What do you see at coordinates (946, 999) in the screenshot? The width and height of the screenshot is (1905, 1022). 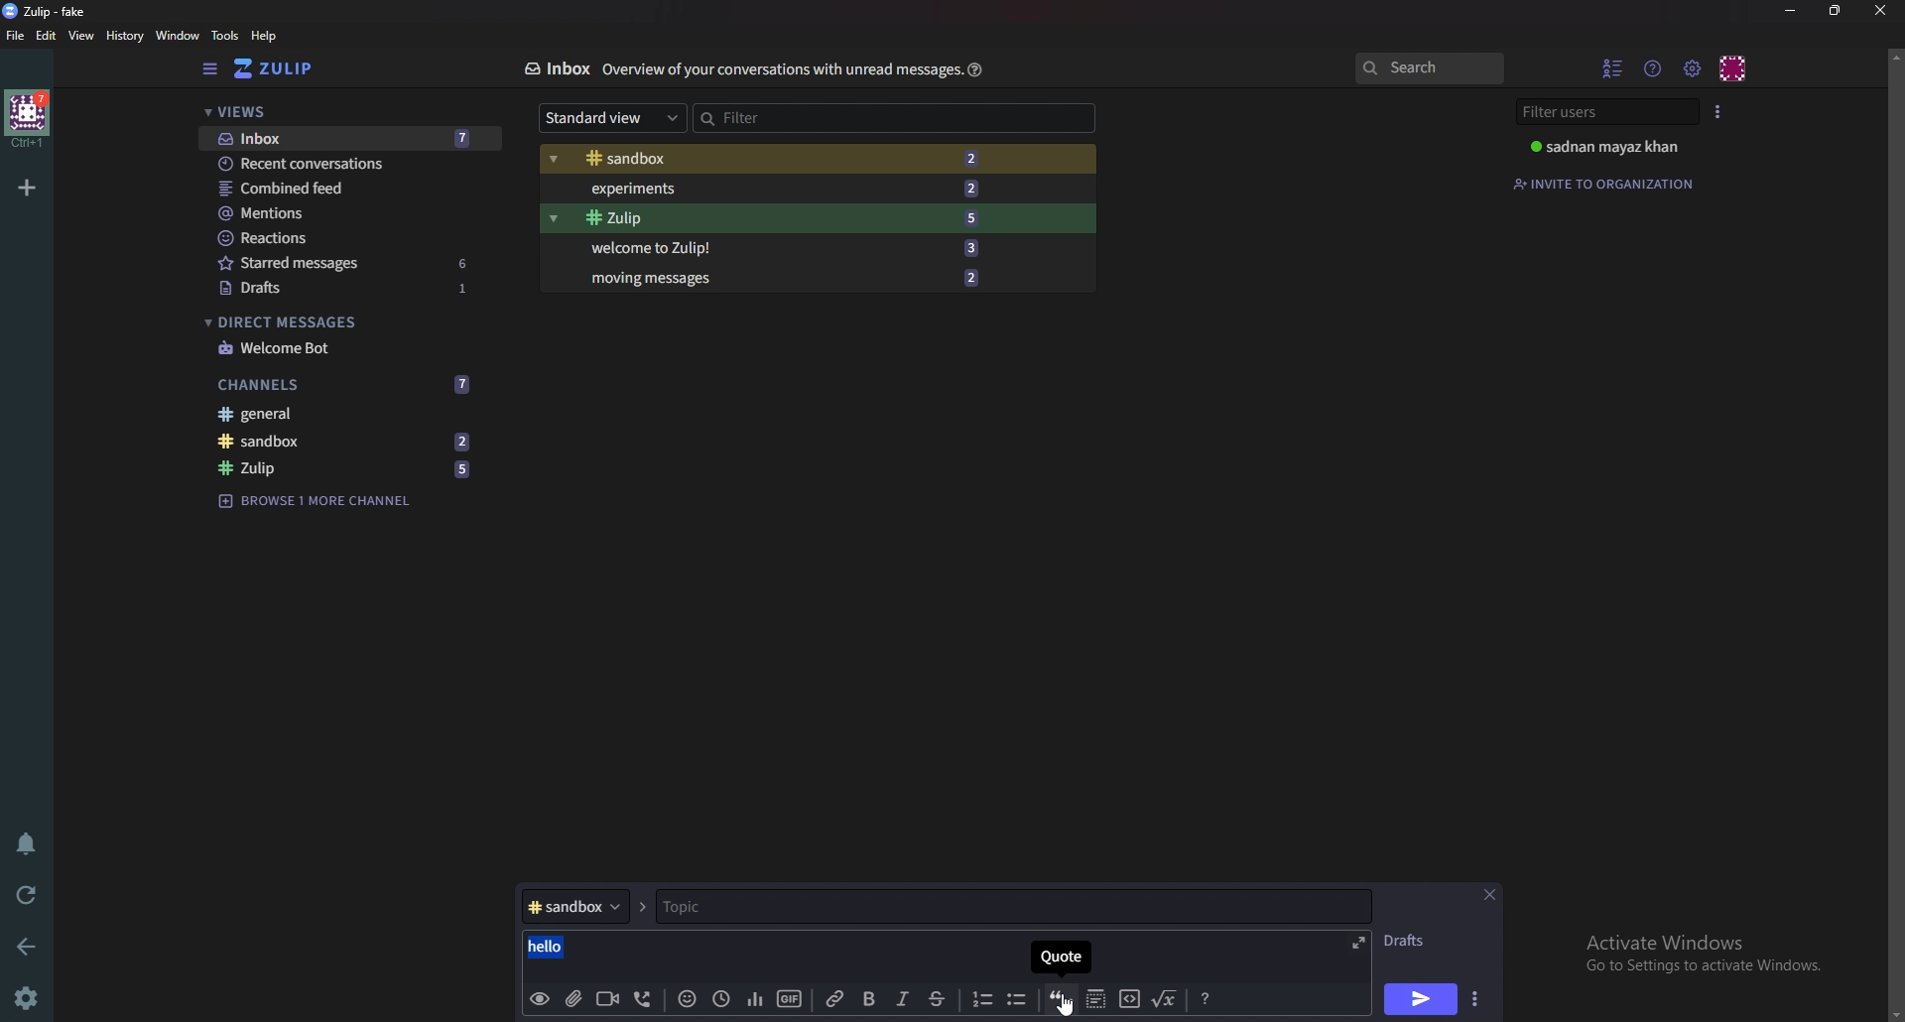 I see `Strike through` at bounding box center [946, 999].